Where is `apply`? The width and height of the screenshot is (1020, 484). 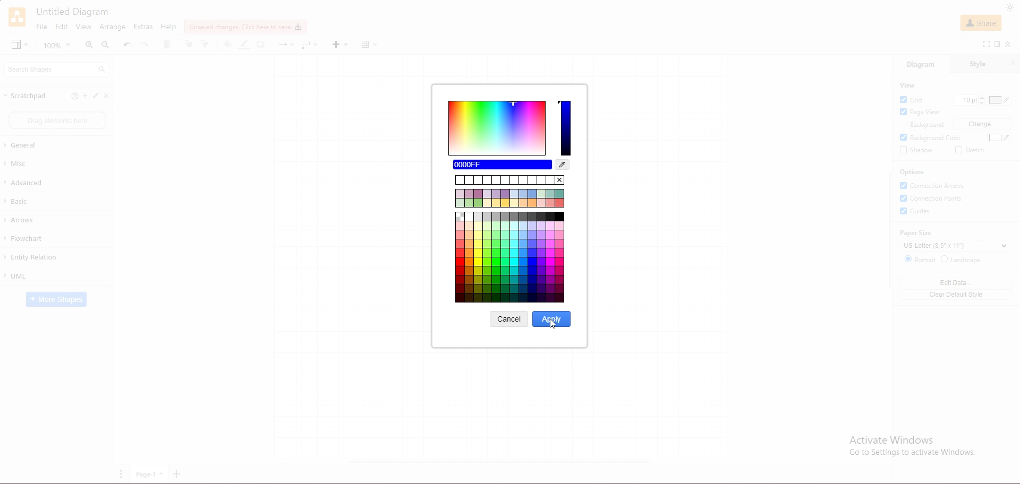 apply is located at coordinates (553, 319).